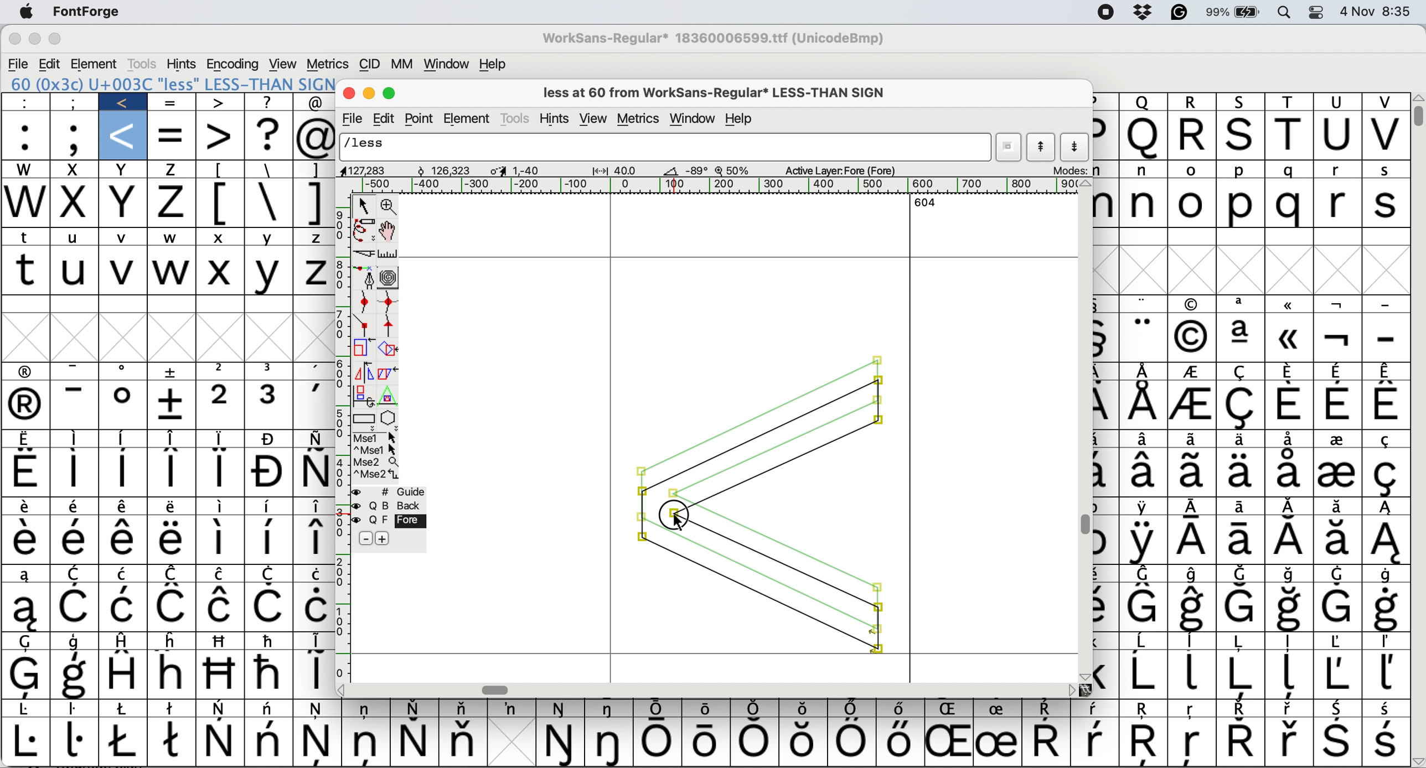 This screenshot has height=768, width=1426. What do you see at coordinates (392, 505) in the screenshot?
I see `back` at bounding box center [392, 505].